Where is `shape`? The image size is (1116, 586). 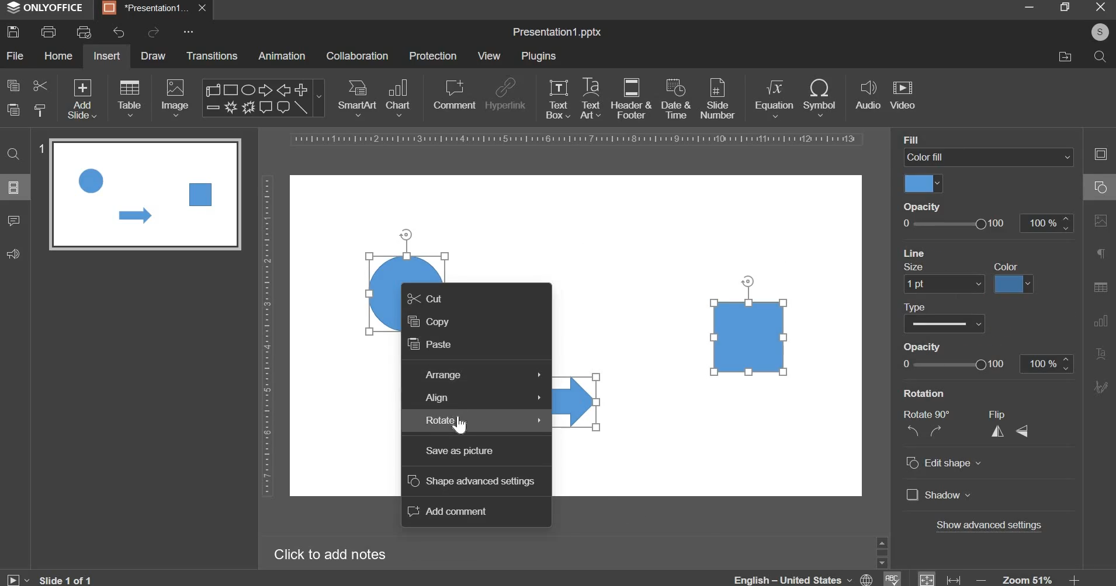
shape is located at coordinates (262, 98).